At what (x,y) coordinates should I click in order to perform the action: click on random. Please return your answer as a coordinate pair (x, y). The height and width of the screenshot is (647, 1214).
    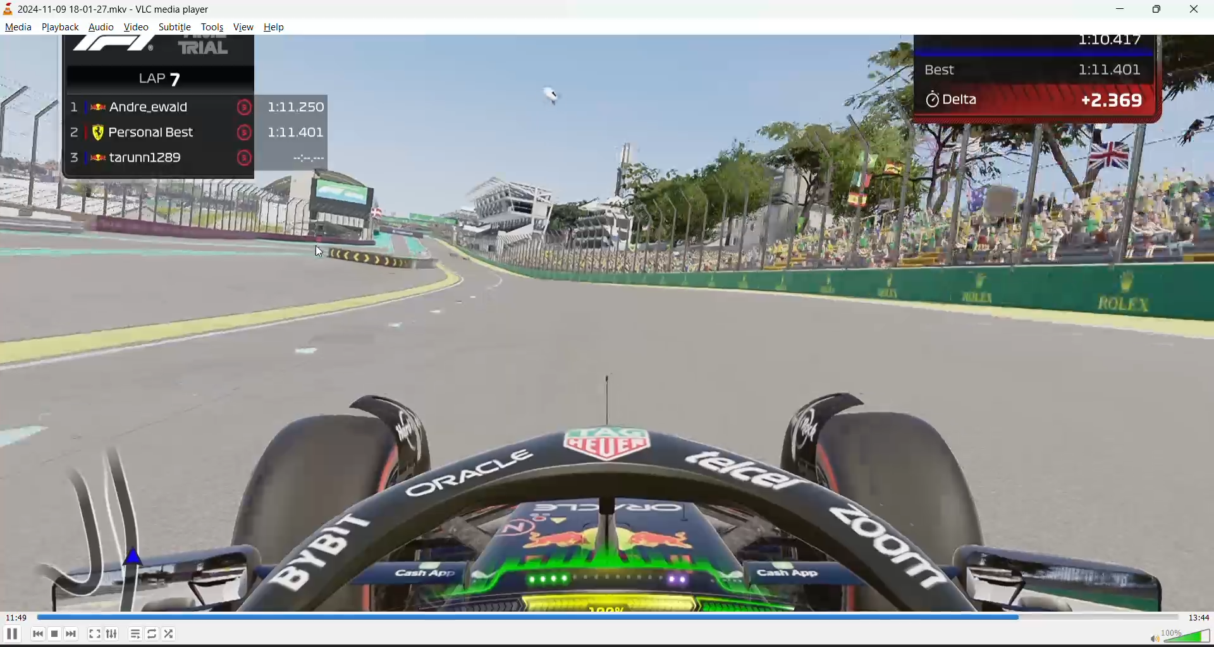
    Looking at the image, I should click on (173, 632).